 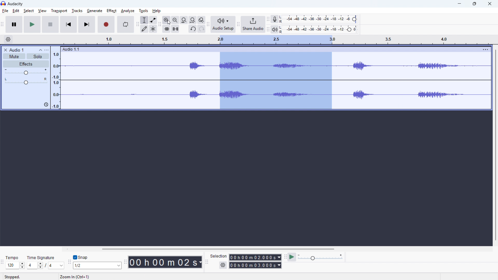 I want to click on Share audio toolbar, so click(x=238, y=25).